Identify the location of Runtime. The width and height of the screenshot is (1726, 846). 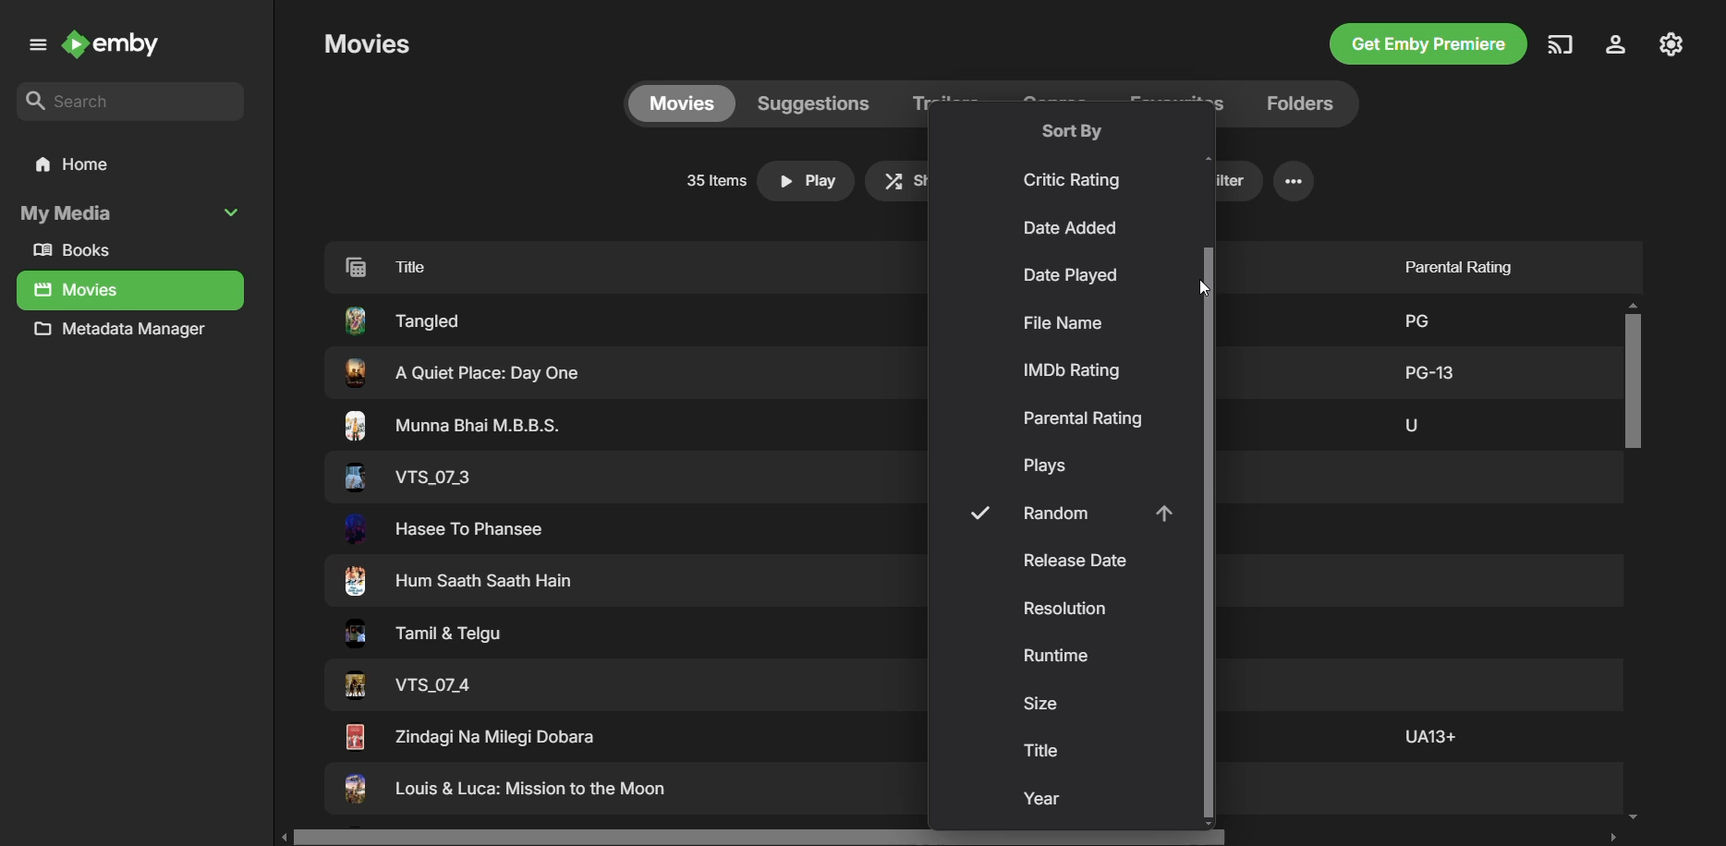
(1058, 659).